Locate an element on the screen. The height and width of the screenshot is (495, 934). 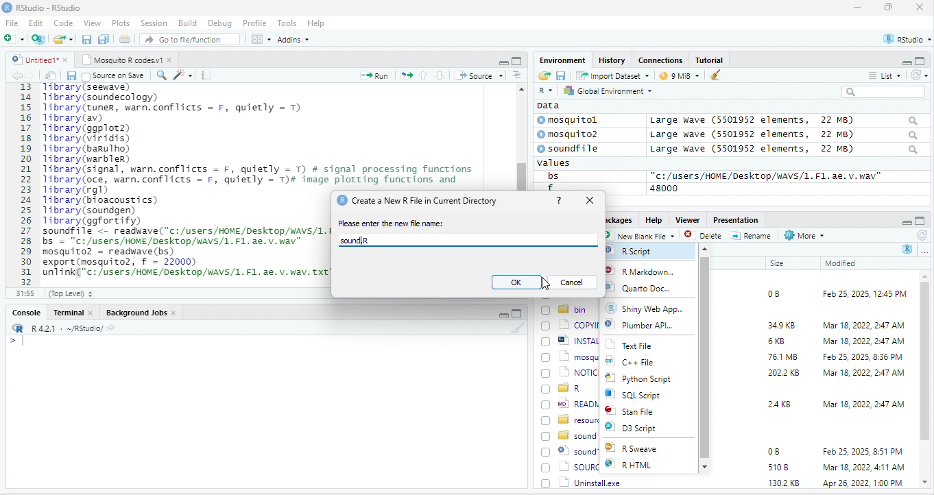
31:55 is located at coordinates (23, 293).